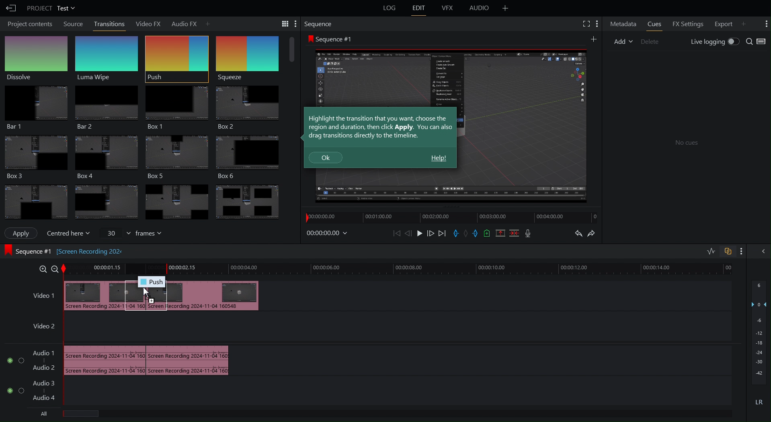 This screenshot has height=422, width=771. I want to click on Box 6, so click(251, 157).